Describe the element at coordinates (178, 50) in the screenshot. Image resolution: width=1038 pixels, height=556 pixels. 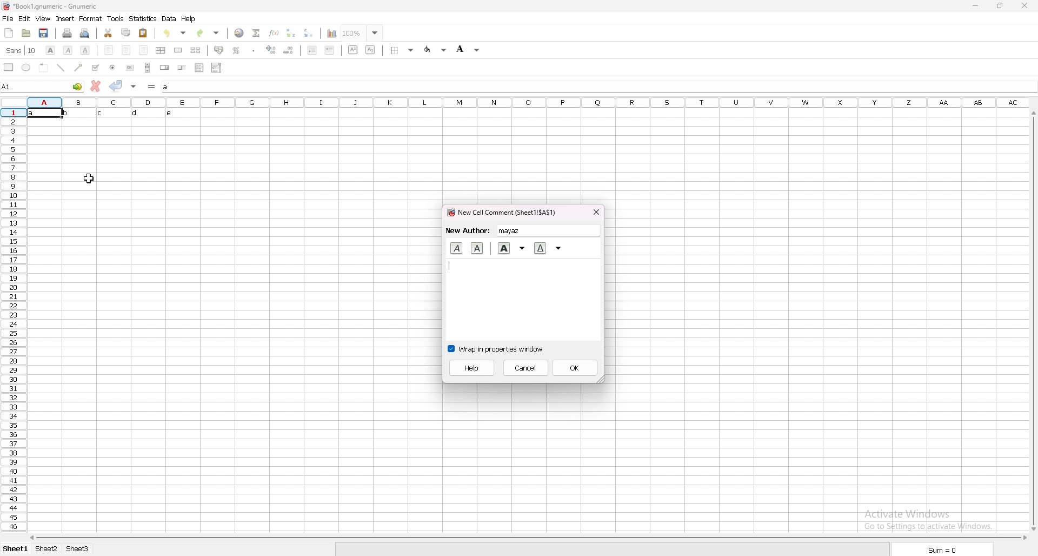
I see `merge cells` at that location.